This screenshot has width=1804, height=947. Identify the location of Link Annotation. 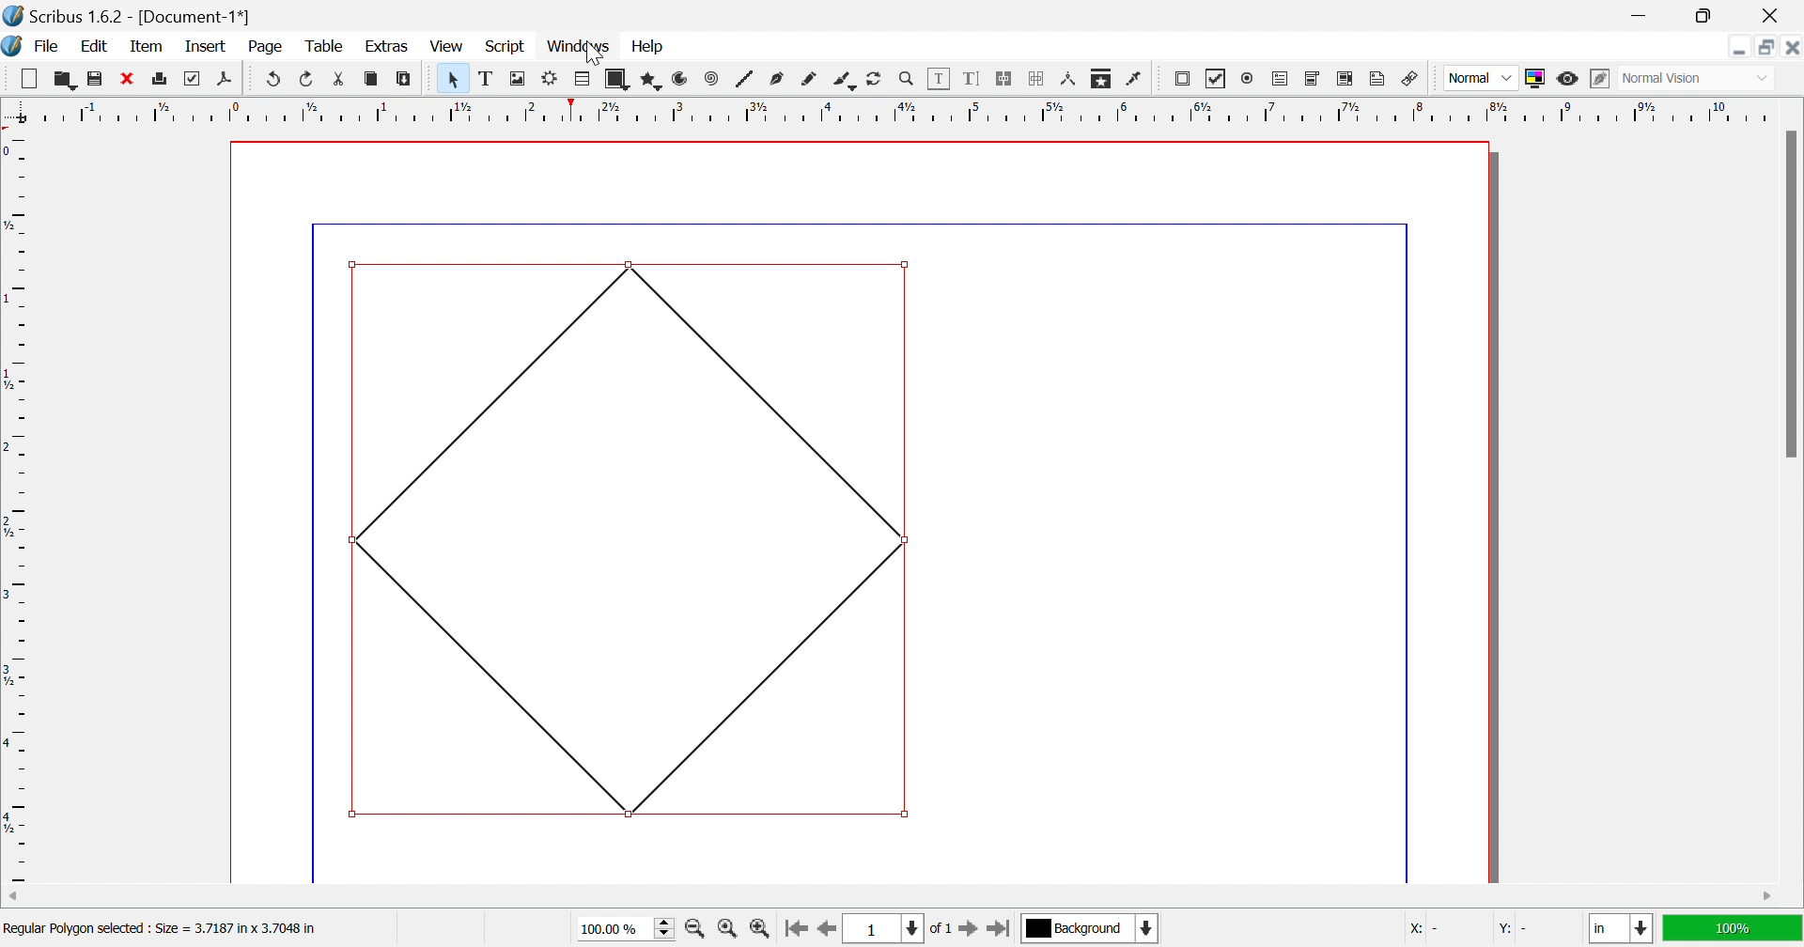
(1410, 81).